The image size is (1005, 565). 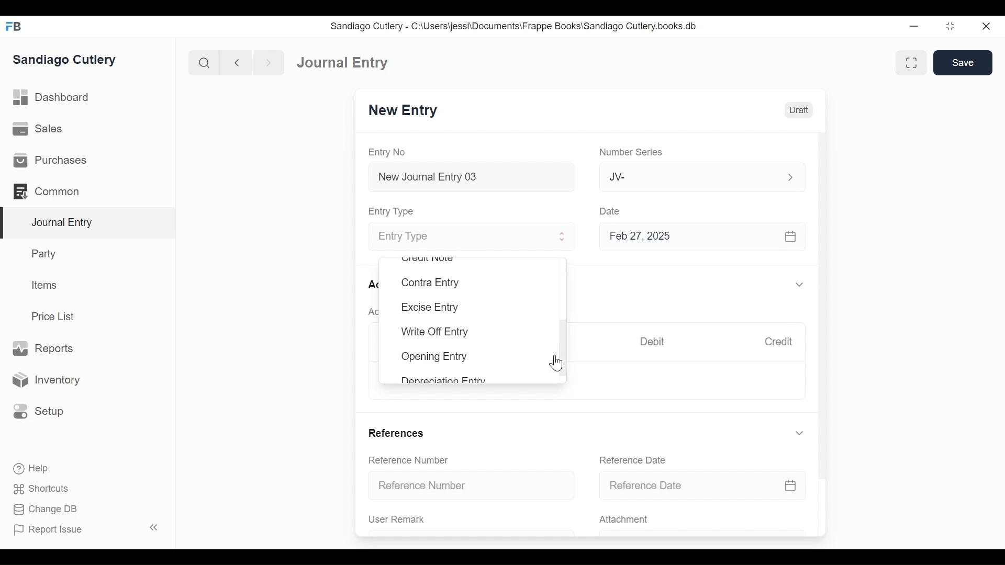 I want to click on Help, so click(x=32, y=469).